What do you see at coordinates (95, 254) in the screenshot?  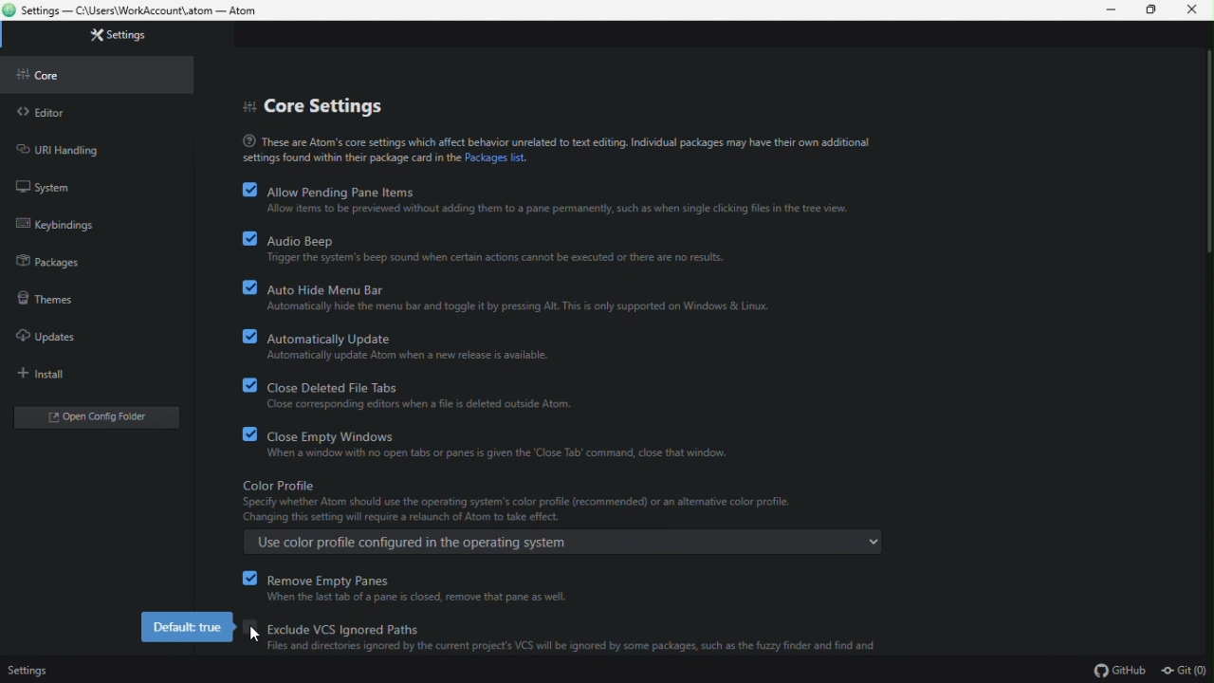 I see `Packages` at bounding box center [95, 254].